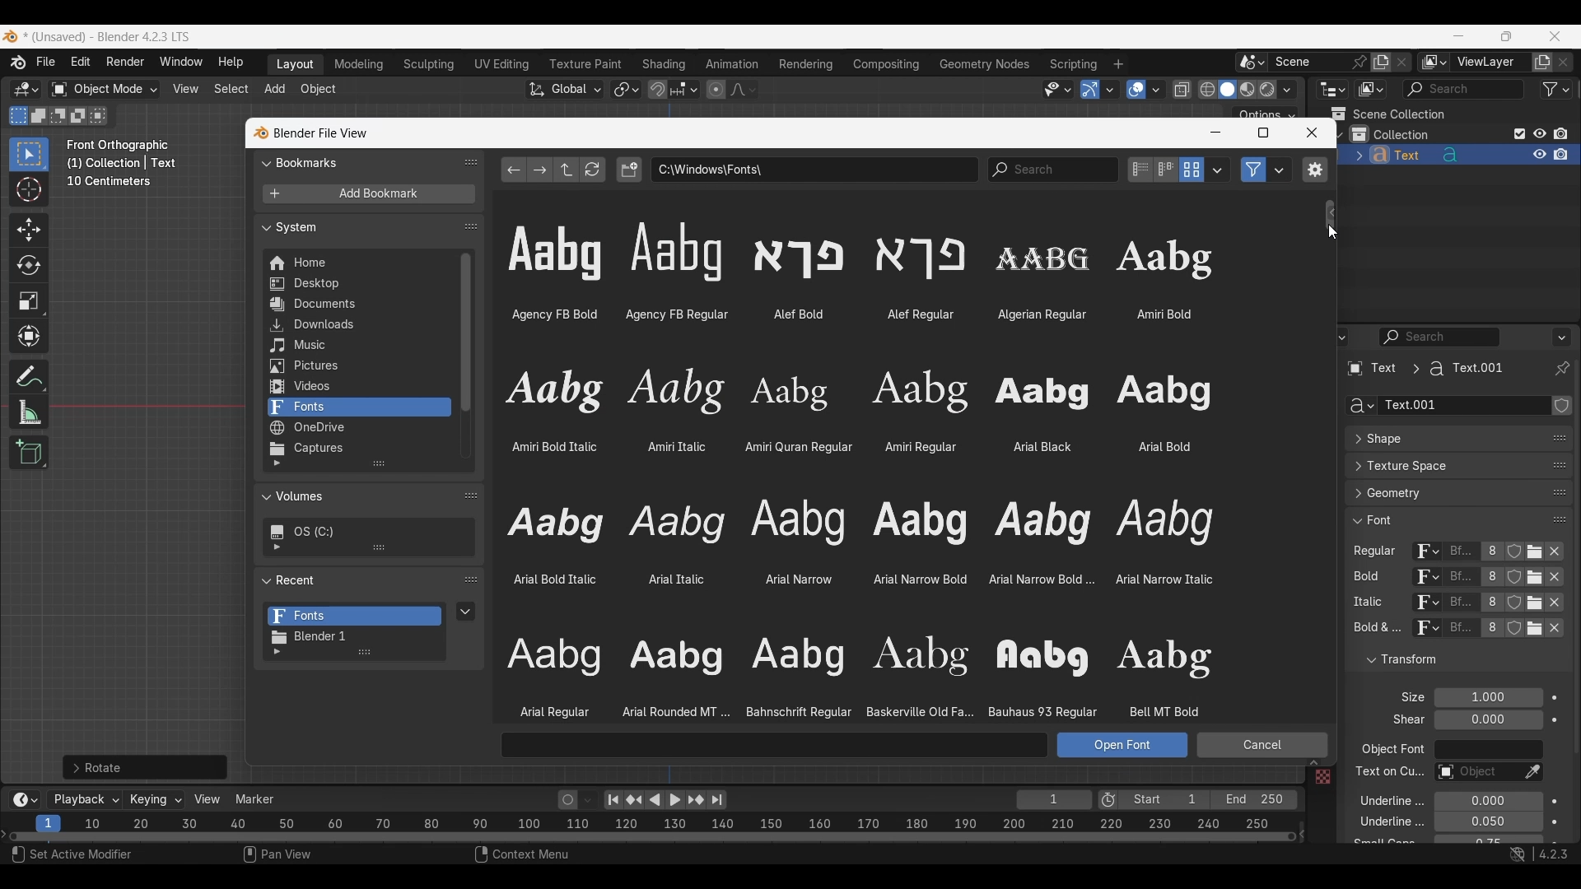 This screenshot has width=1581, height=889. Describe the element at coordinates (358, 407) in the screenshot. I see `Fonts folder, current selection` at that location.